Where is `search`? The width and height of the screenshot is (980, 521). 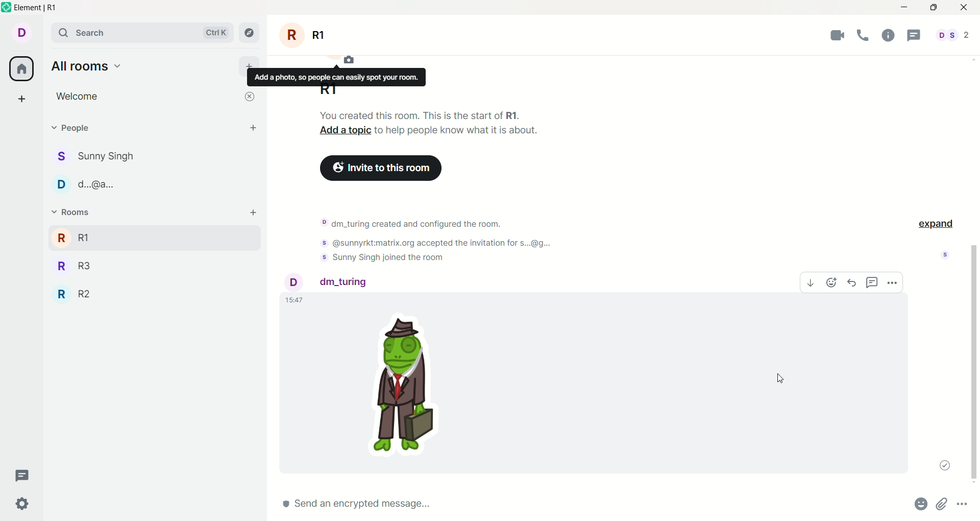 search is located at coordinates (143, 32).